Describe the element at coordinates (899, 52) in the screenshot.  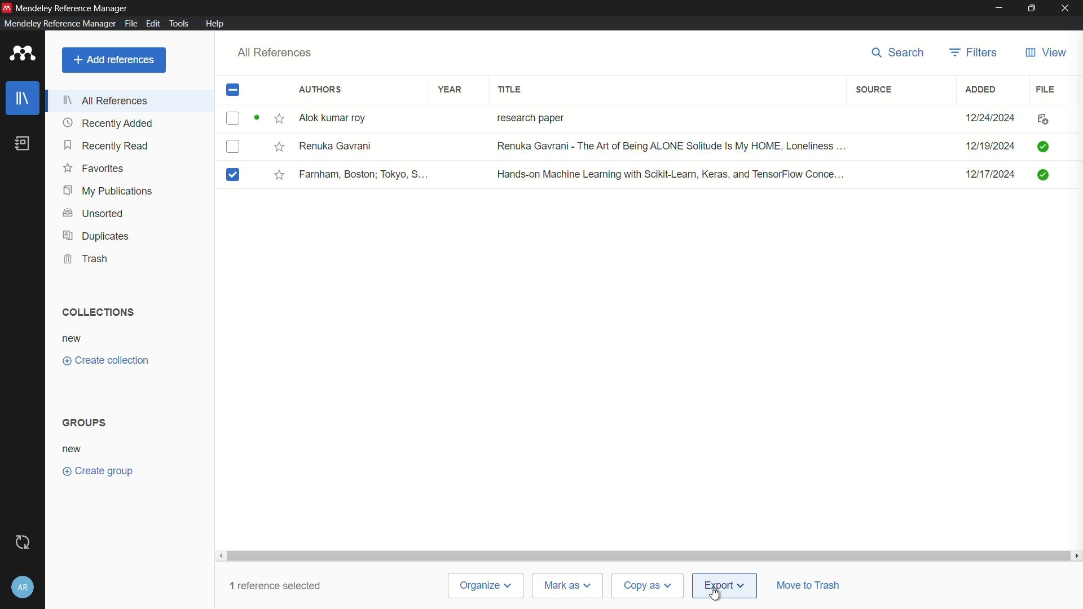
I see `search` at that location.